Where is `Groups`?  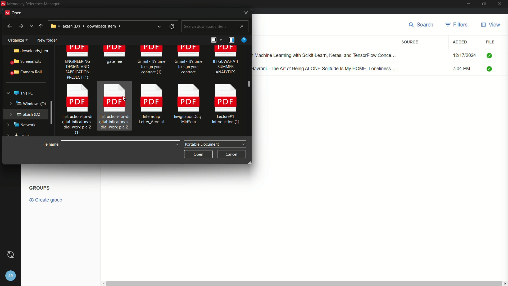 Groups is located at coordinates (40, 187).